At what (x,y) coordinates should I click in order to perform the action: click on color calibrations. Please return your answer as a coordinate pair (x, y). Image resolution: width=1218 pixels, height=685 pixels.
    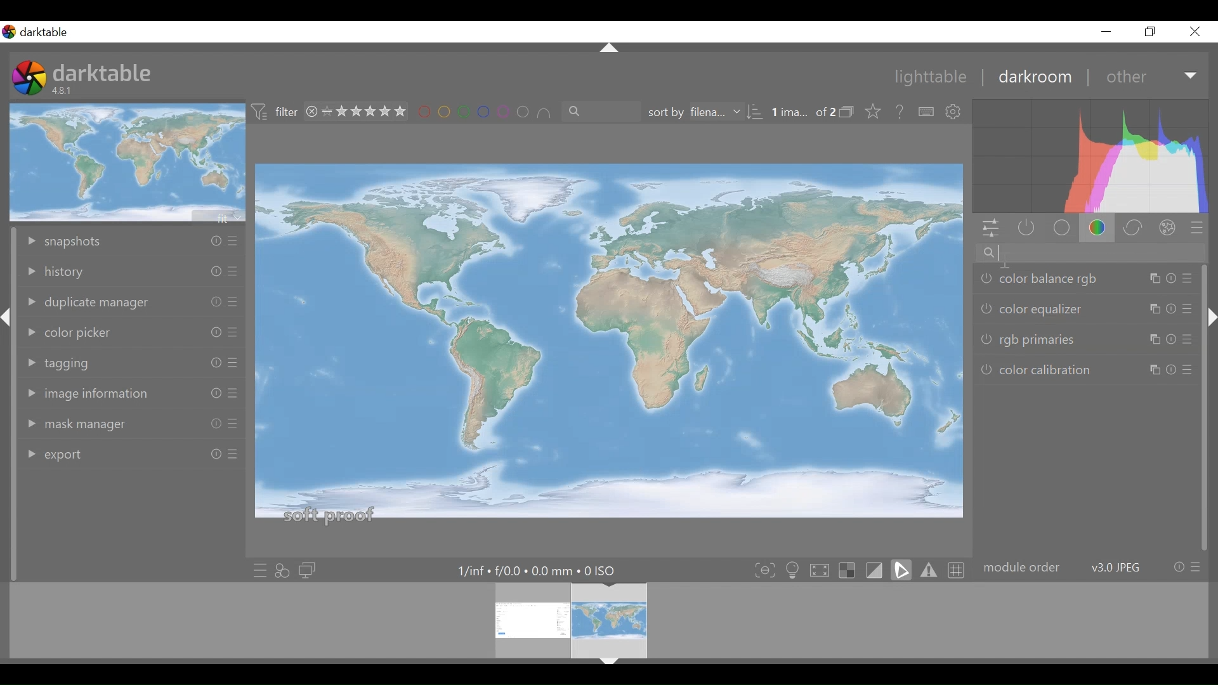
    Looking at the image, I should click on (1042, 369).